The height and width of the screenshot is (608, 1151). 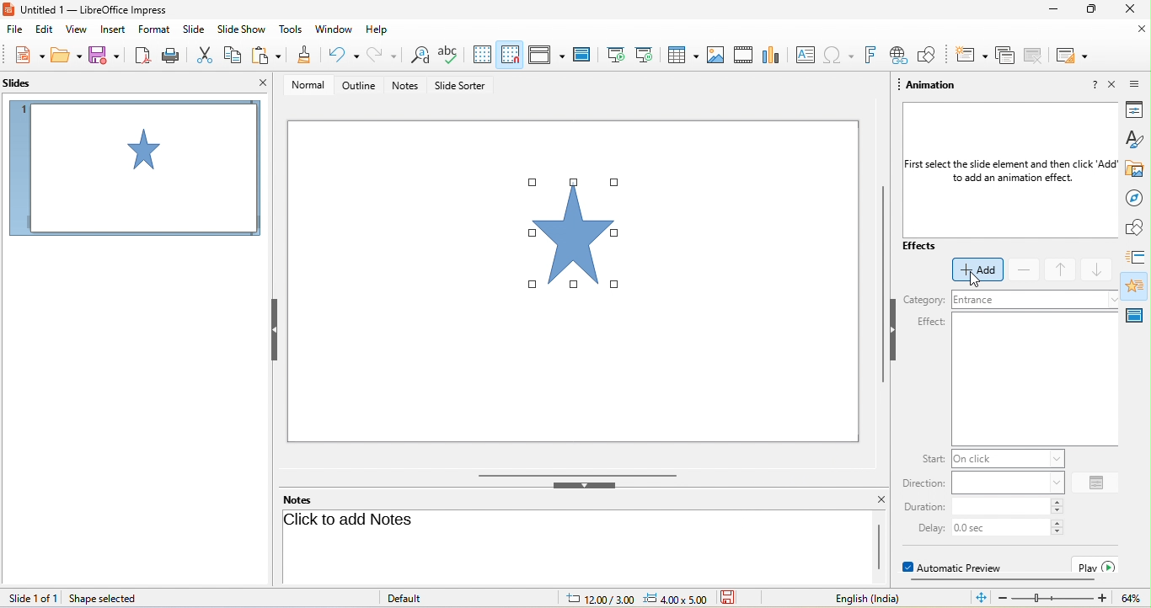 I want to click on normal, so click(x=311, y=88).